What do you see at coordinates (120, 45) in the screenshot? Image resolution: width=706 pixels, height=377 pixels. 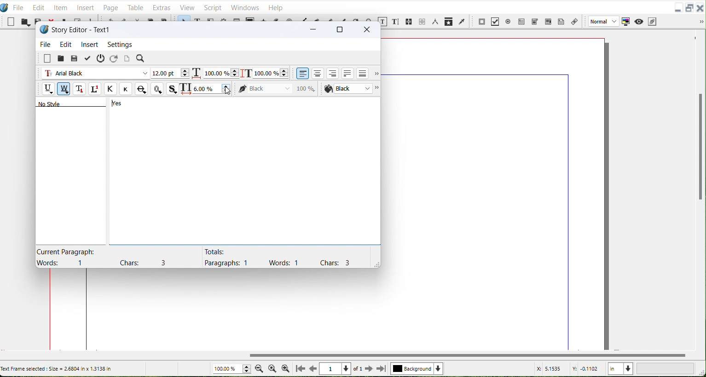 I see `Settings` at bounding box center [120, 45].